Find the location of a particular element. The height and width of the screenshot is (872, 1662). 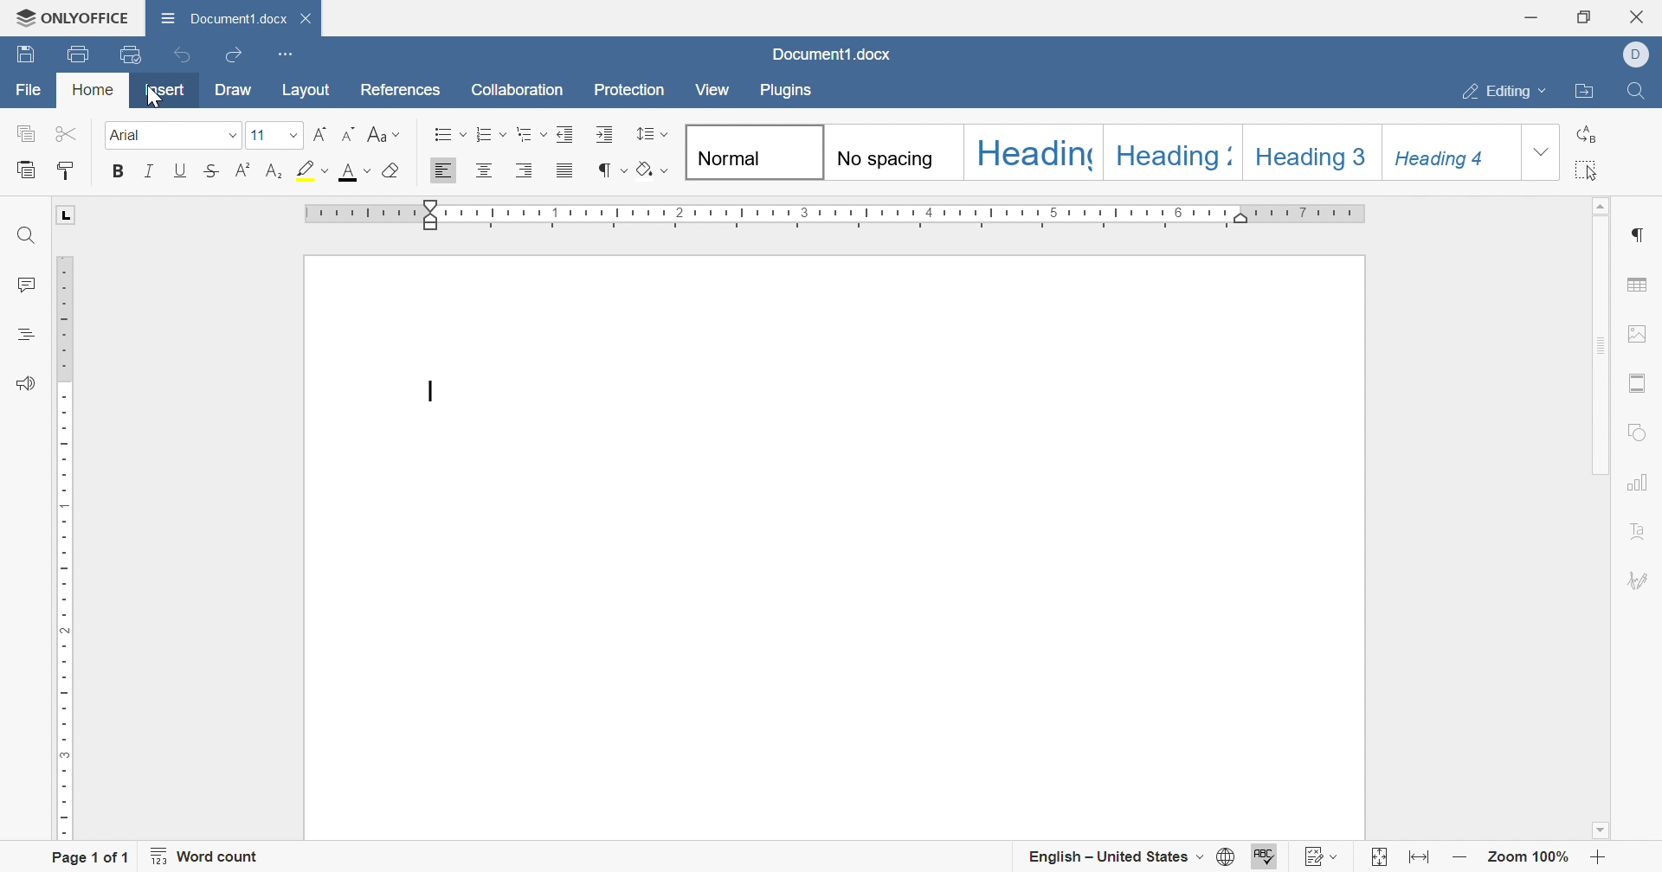

Bold is located at coordinates (116, 170).